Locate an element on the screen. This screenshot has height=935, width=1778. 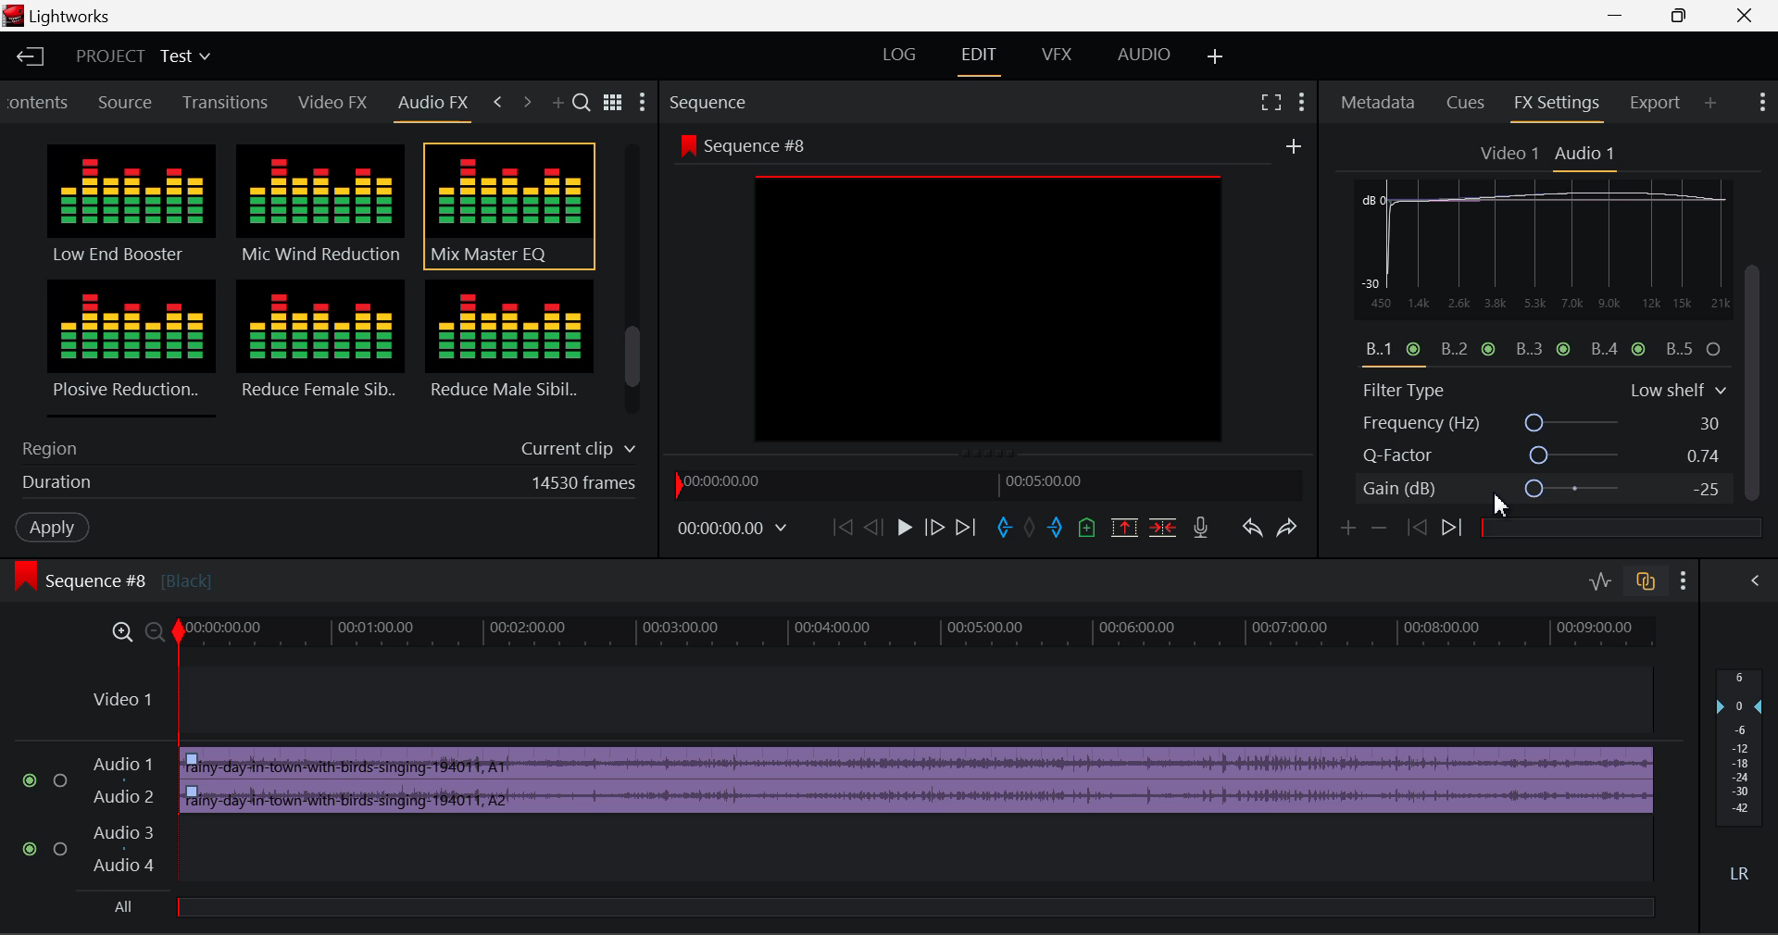
Frequency (Hz) is located at coordinates (1545, 423).